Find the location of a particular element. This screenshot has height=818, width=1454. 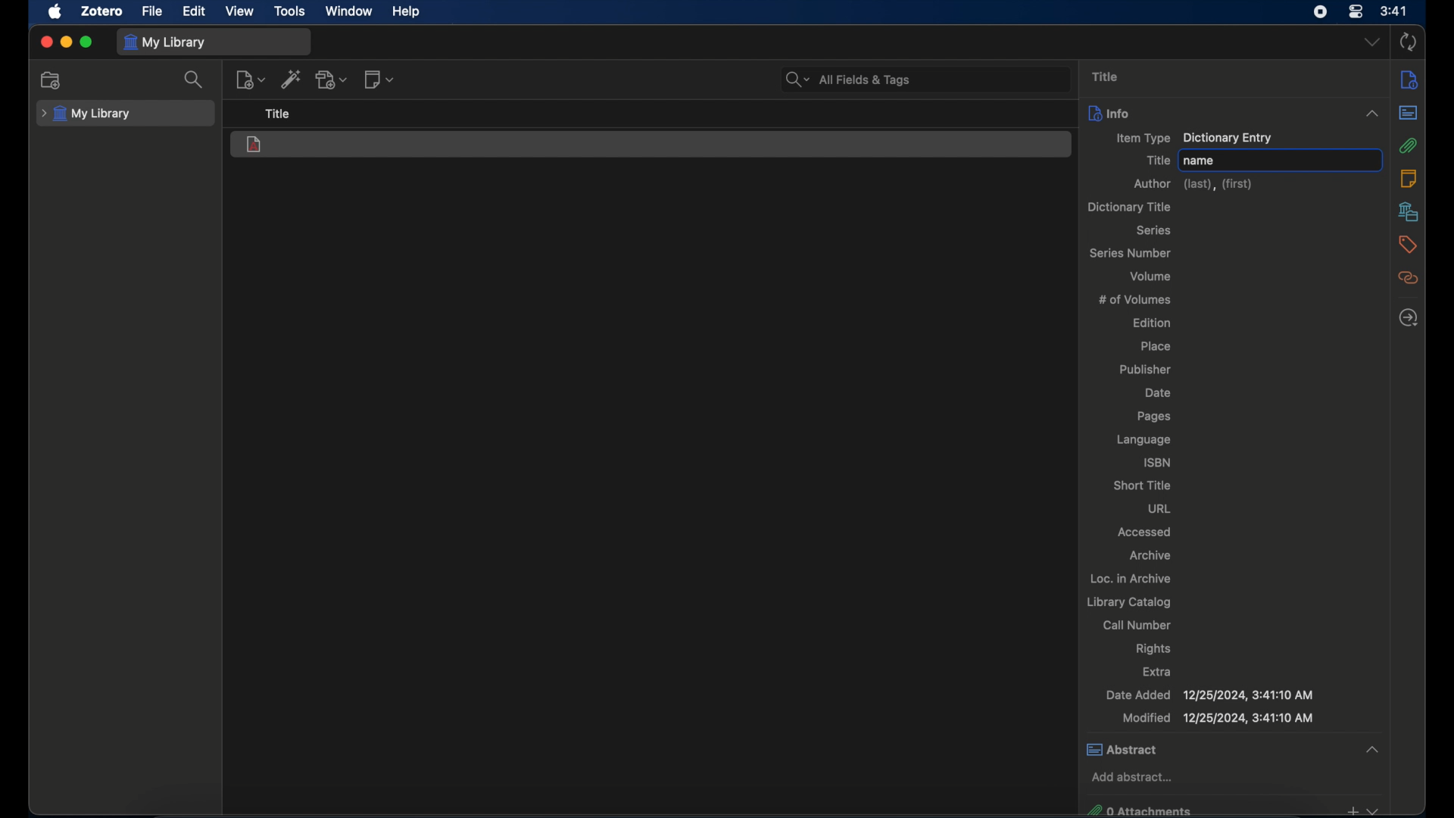

tools is located at coordinates (290, 11).